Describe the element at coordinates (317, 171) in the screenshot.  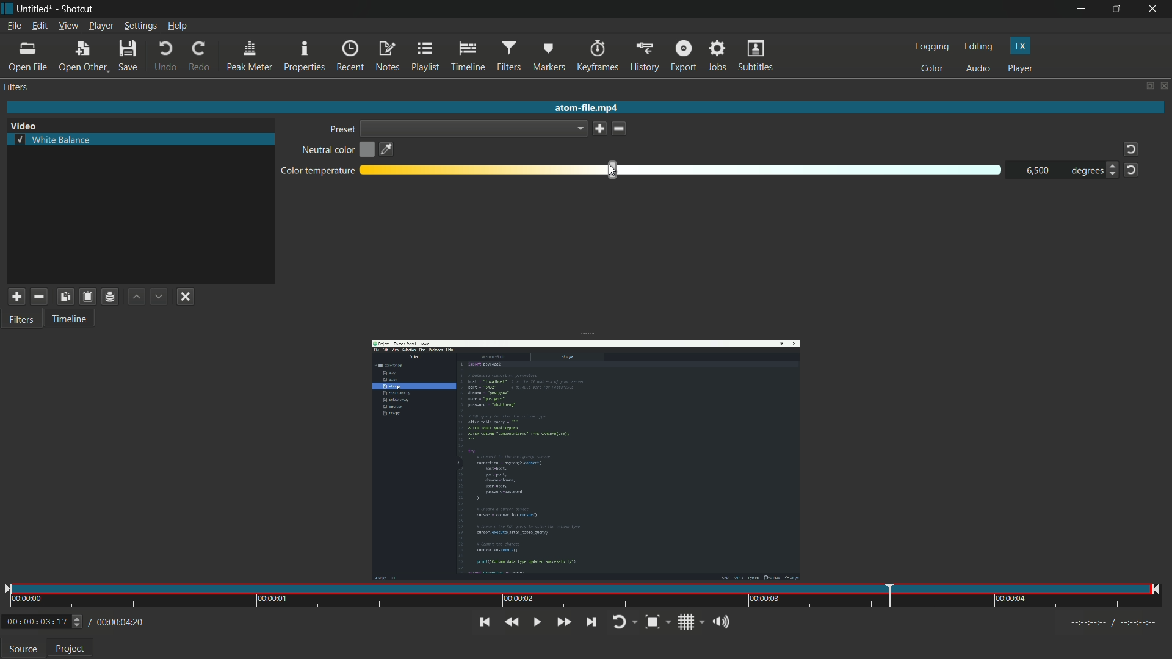
I see `color temperature` at that location.